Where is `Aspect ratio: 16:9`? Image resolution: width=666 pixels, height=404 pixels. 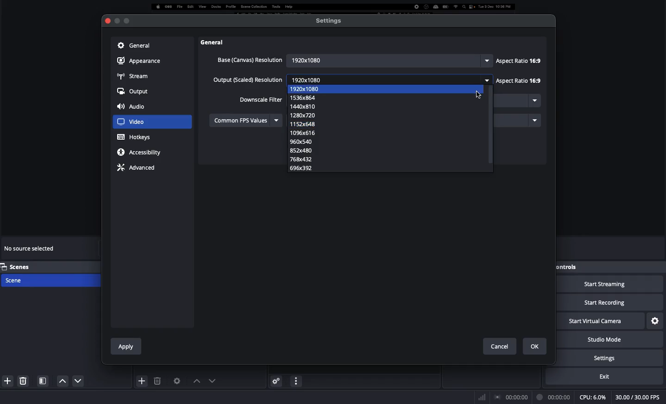
Aspect ratio: 16:9 is located at coordinates (517, 81).